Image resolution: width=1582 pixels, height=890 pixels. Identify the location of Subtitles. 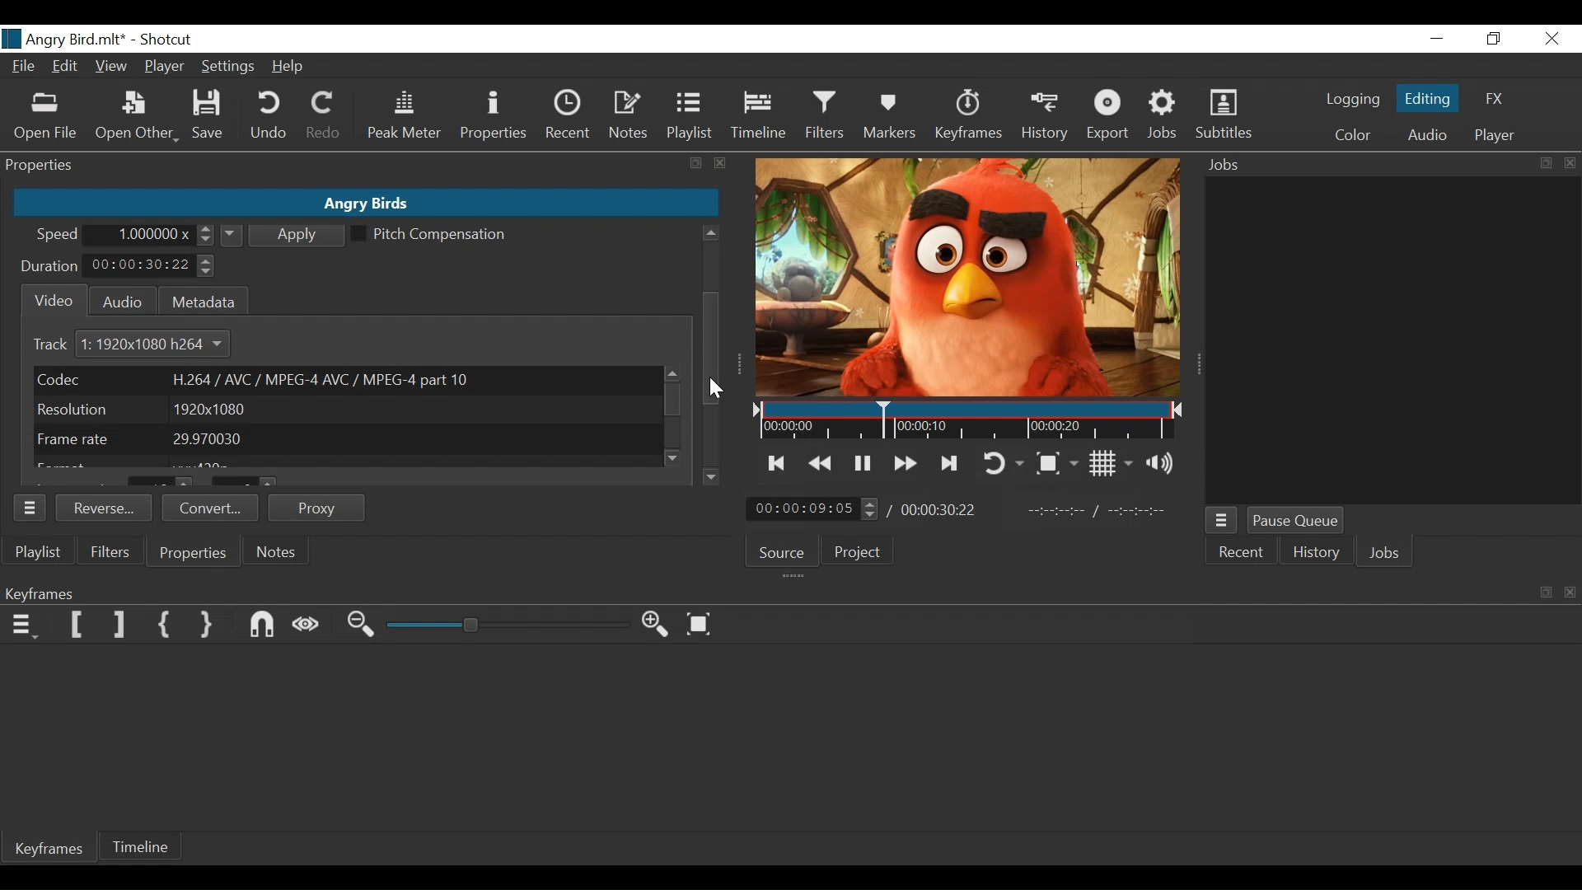
(1224, 117).